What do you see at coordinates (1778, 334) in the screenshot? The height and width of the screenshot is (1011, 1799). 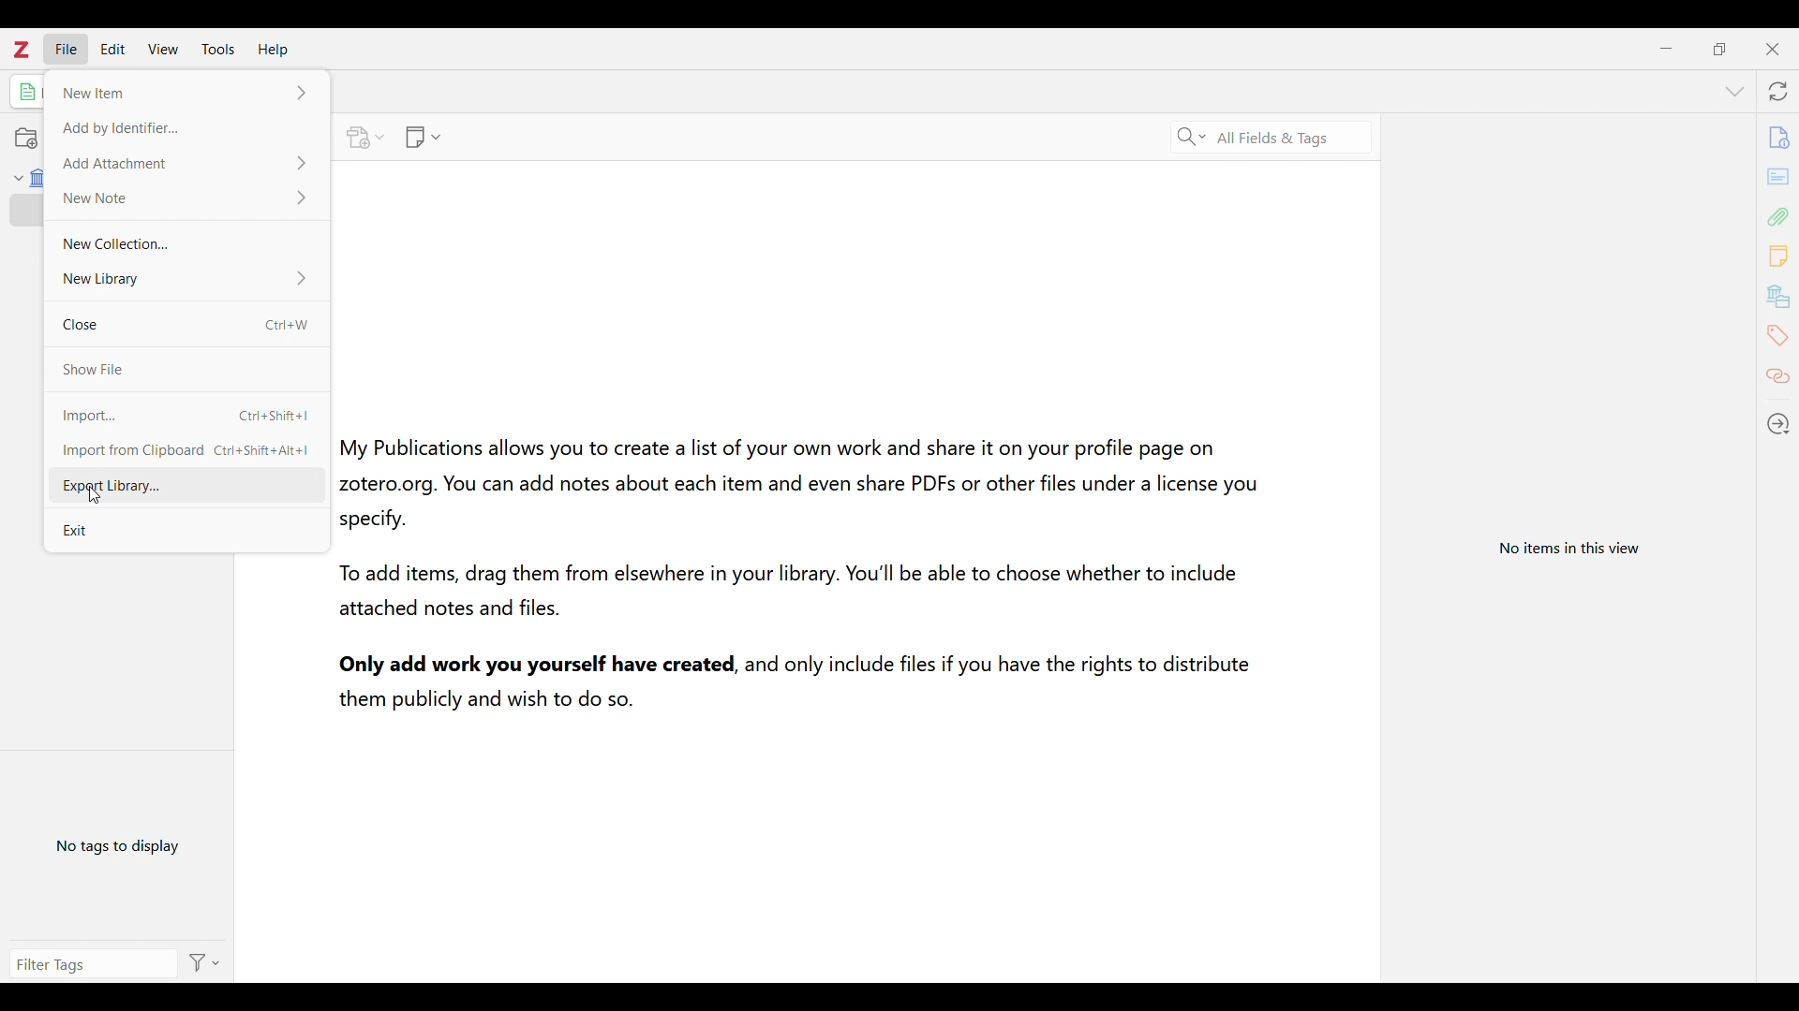 I see `Tags` at bounding box center [1778, 334].